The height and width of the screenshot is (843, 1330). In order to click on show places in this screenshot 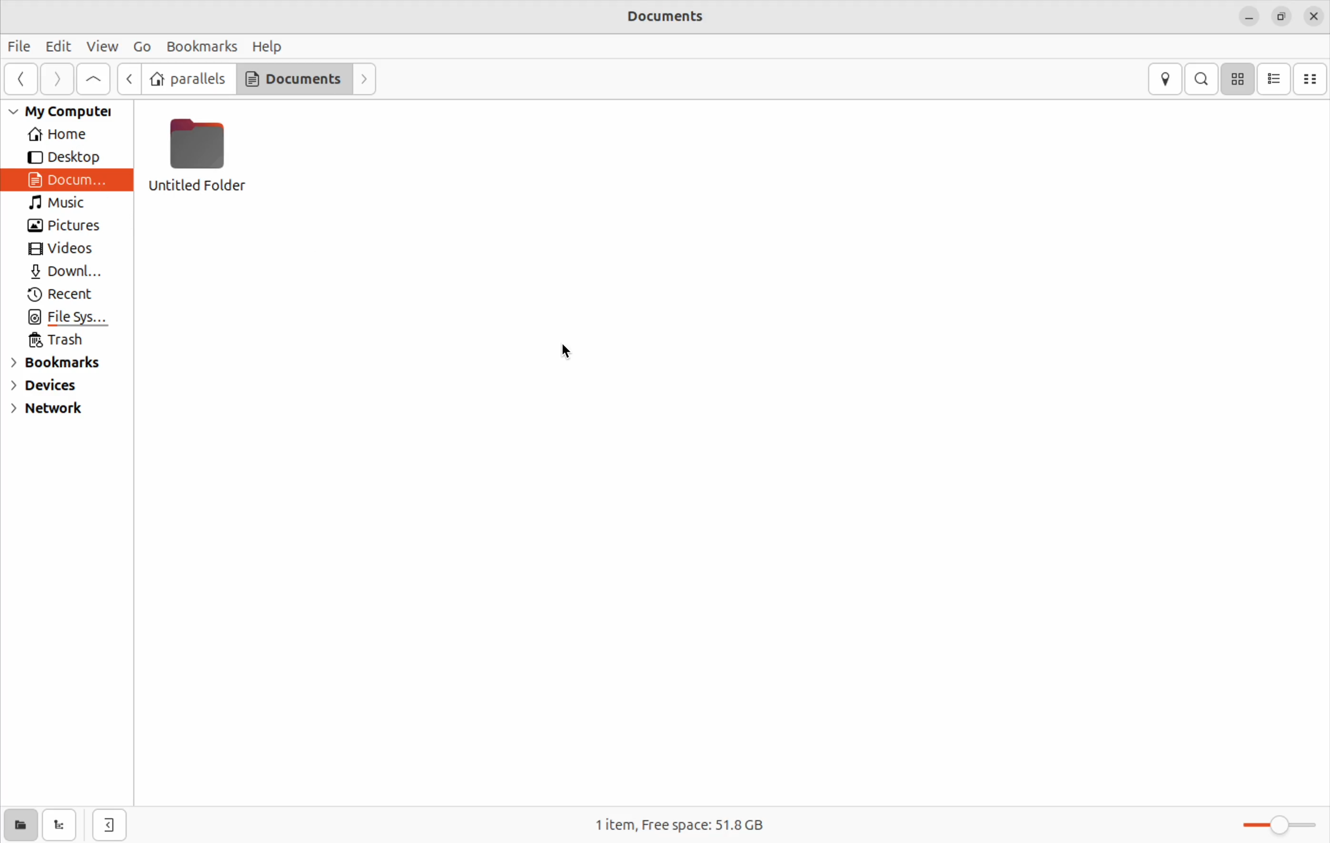, I will do `click(18, 825)`.